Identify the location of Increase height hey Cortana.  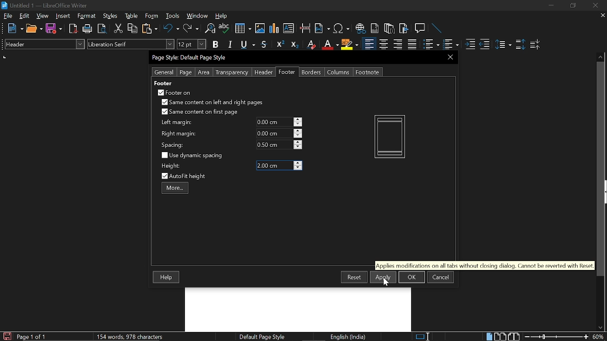
(298, 162).